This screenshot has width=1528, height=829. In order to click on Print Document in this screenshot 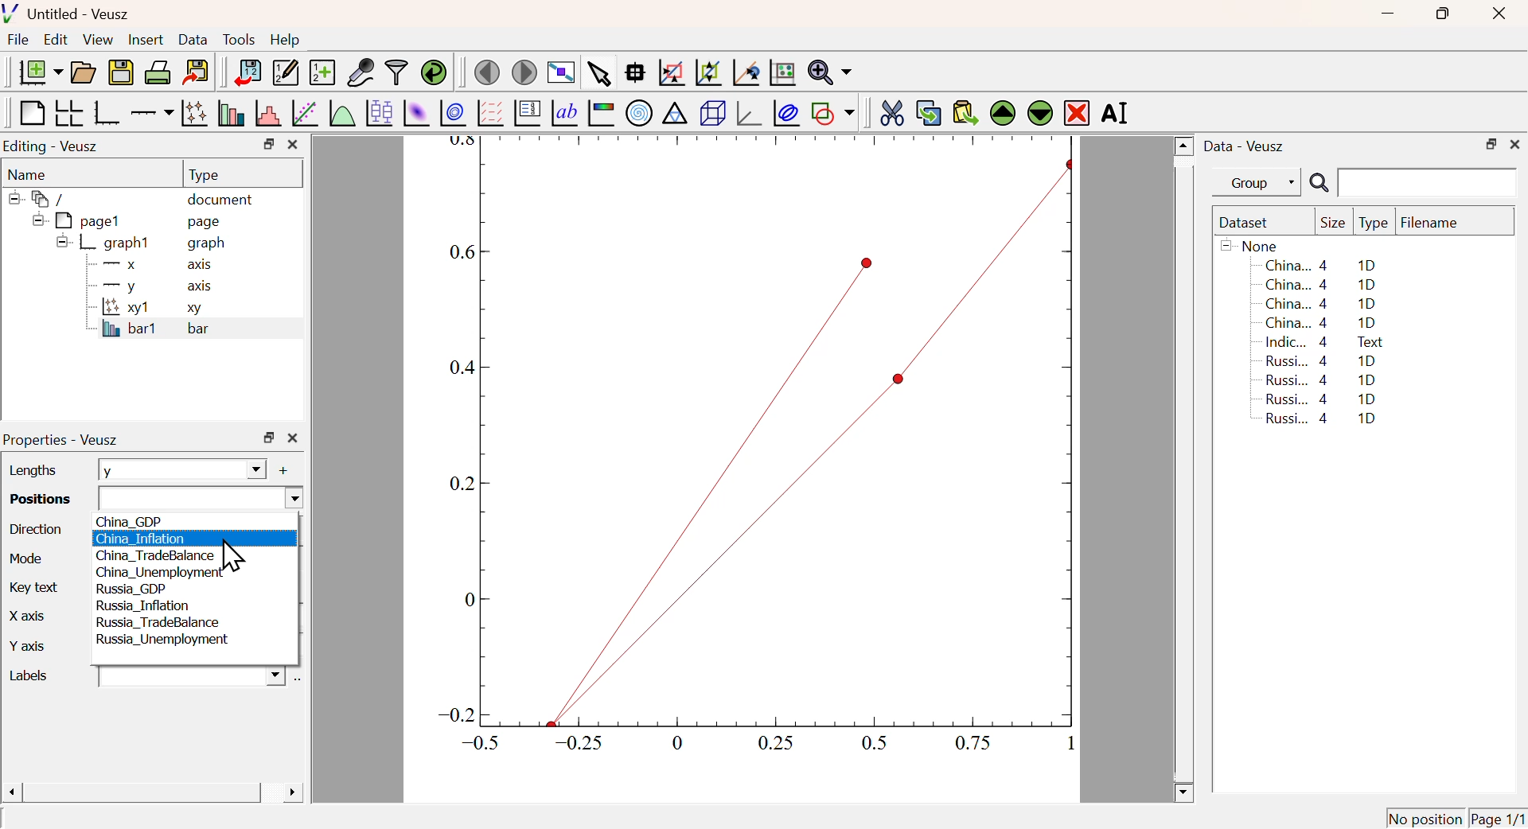, I will do `click(157, 72)`.